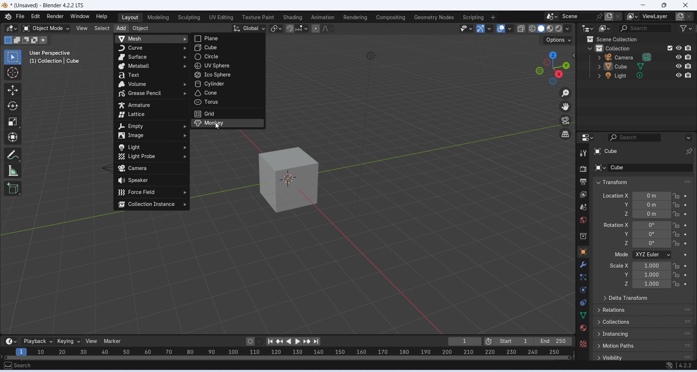 Image resolution: width=697 pixels, height=372 pixels. Describe the element at coordinates (227, 102) in the screenshot. I see `torus` at that location.